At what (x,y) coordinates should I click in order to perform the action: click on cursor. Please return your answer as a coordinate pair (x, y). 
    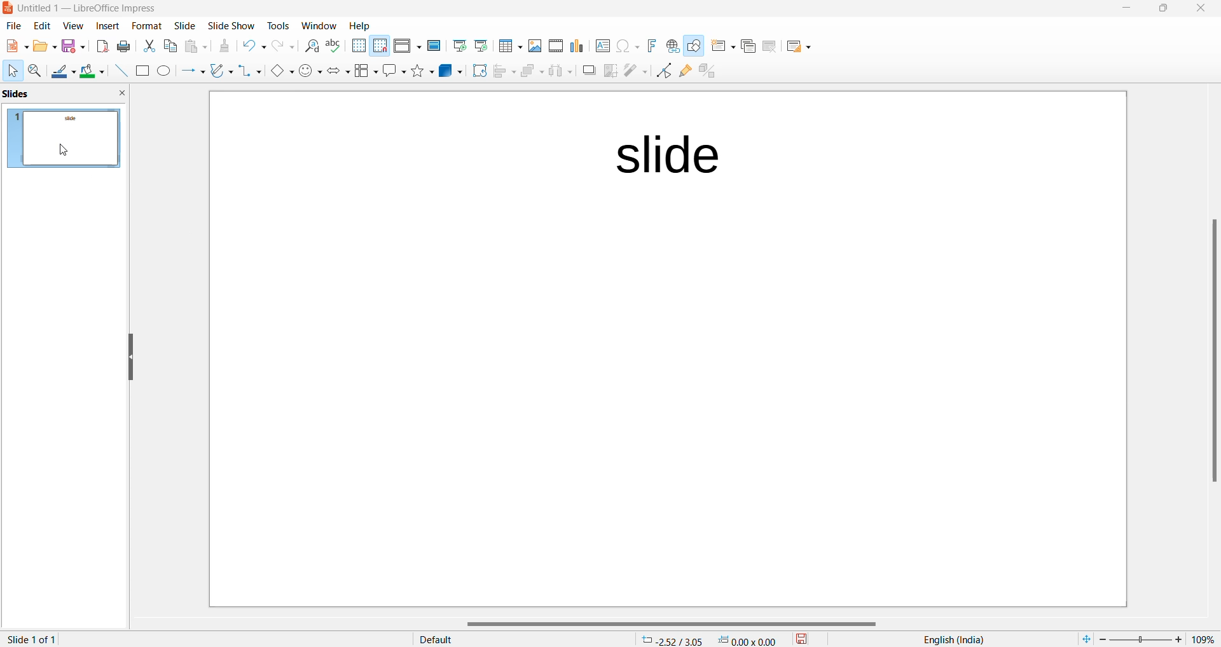
    Looking at the image, I should click on (12, 71).